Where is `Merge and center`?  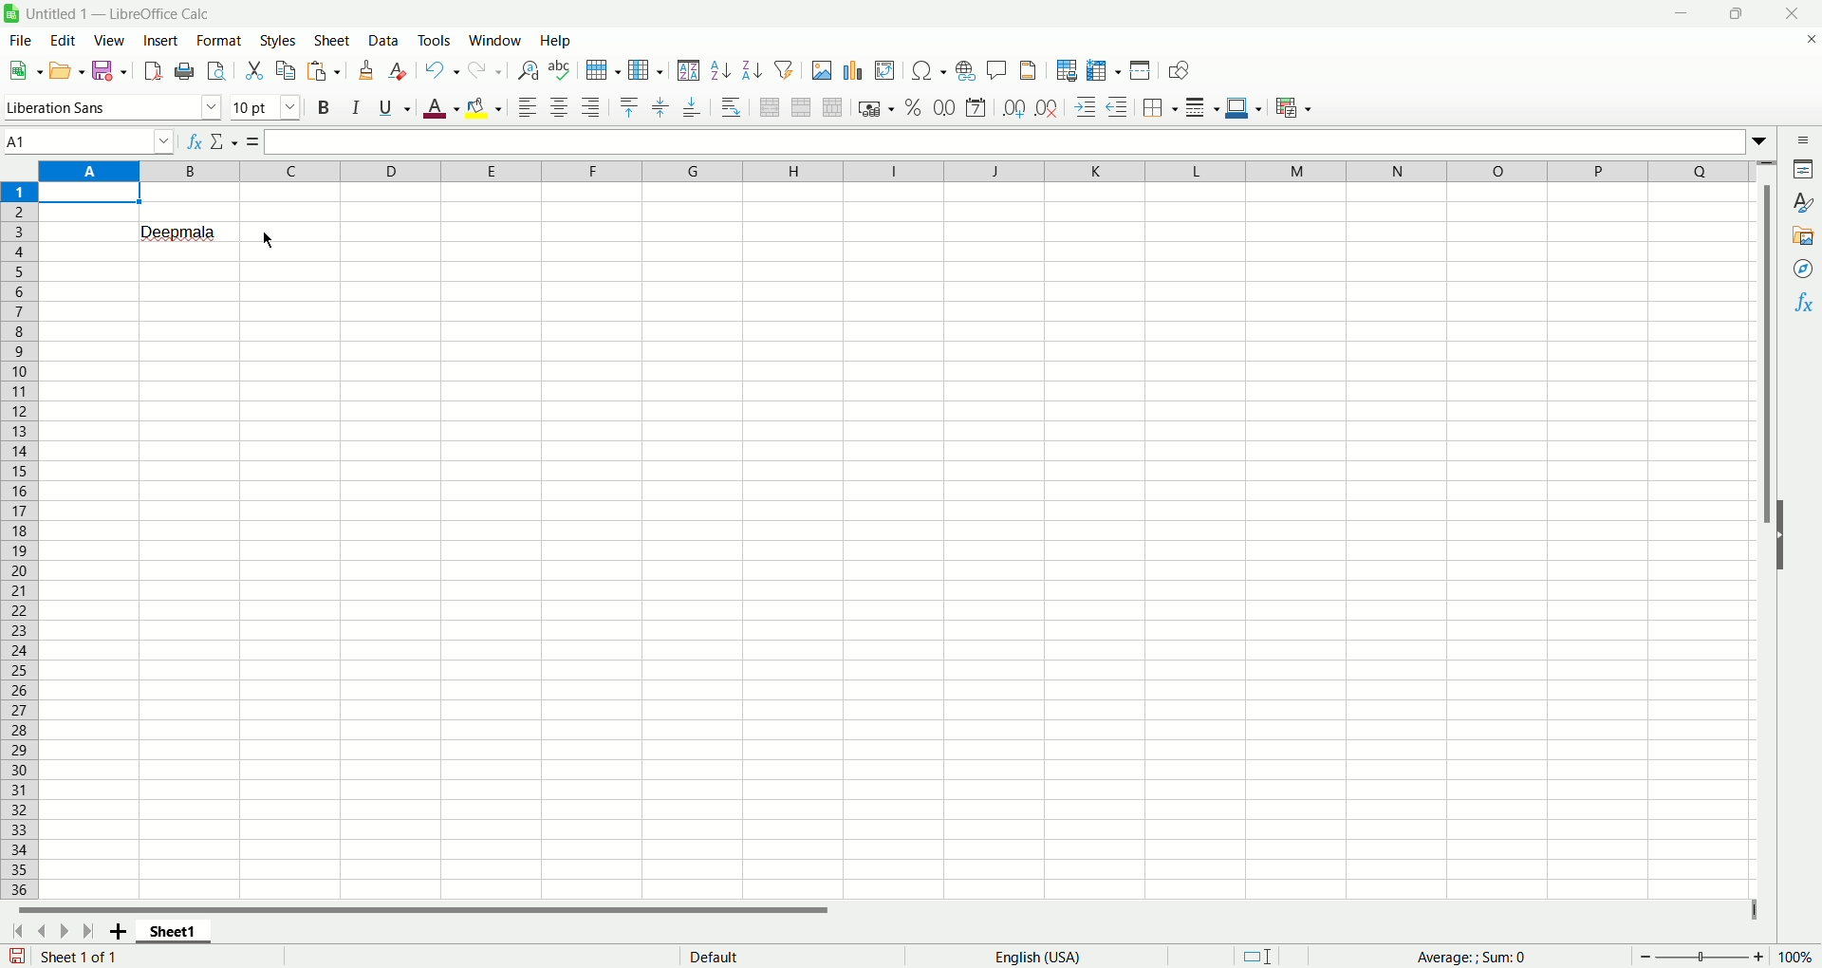
Merge and center is located at coordinates (771, 106).